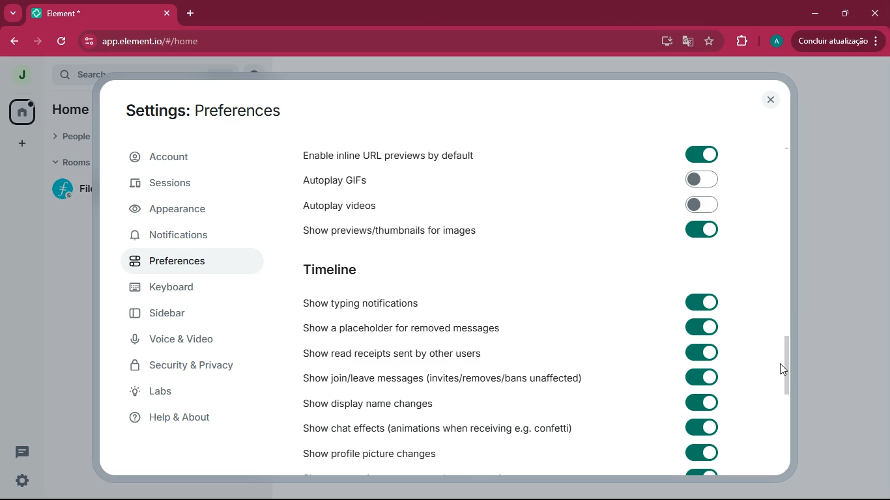 The width and height of the screenshot is (890, 500). Describe the element at coordinates (78, 74) in the screenshot. I see `search` at that location.